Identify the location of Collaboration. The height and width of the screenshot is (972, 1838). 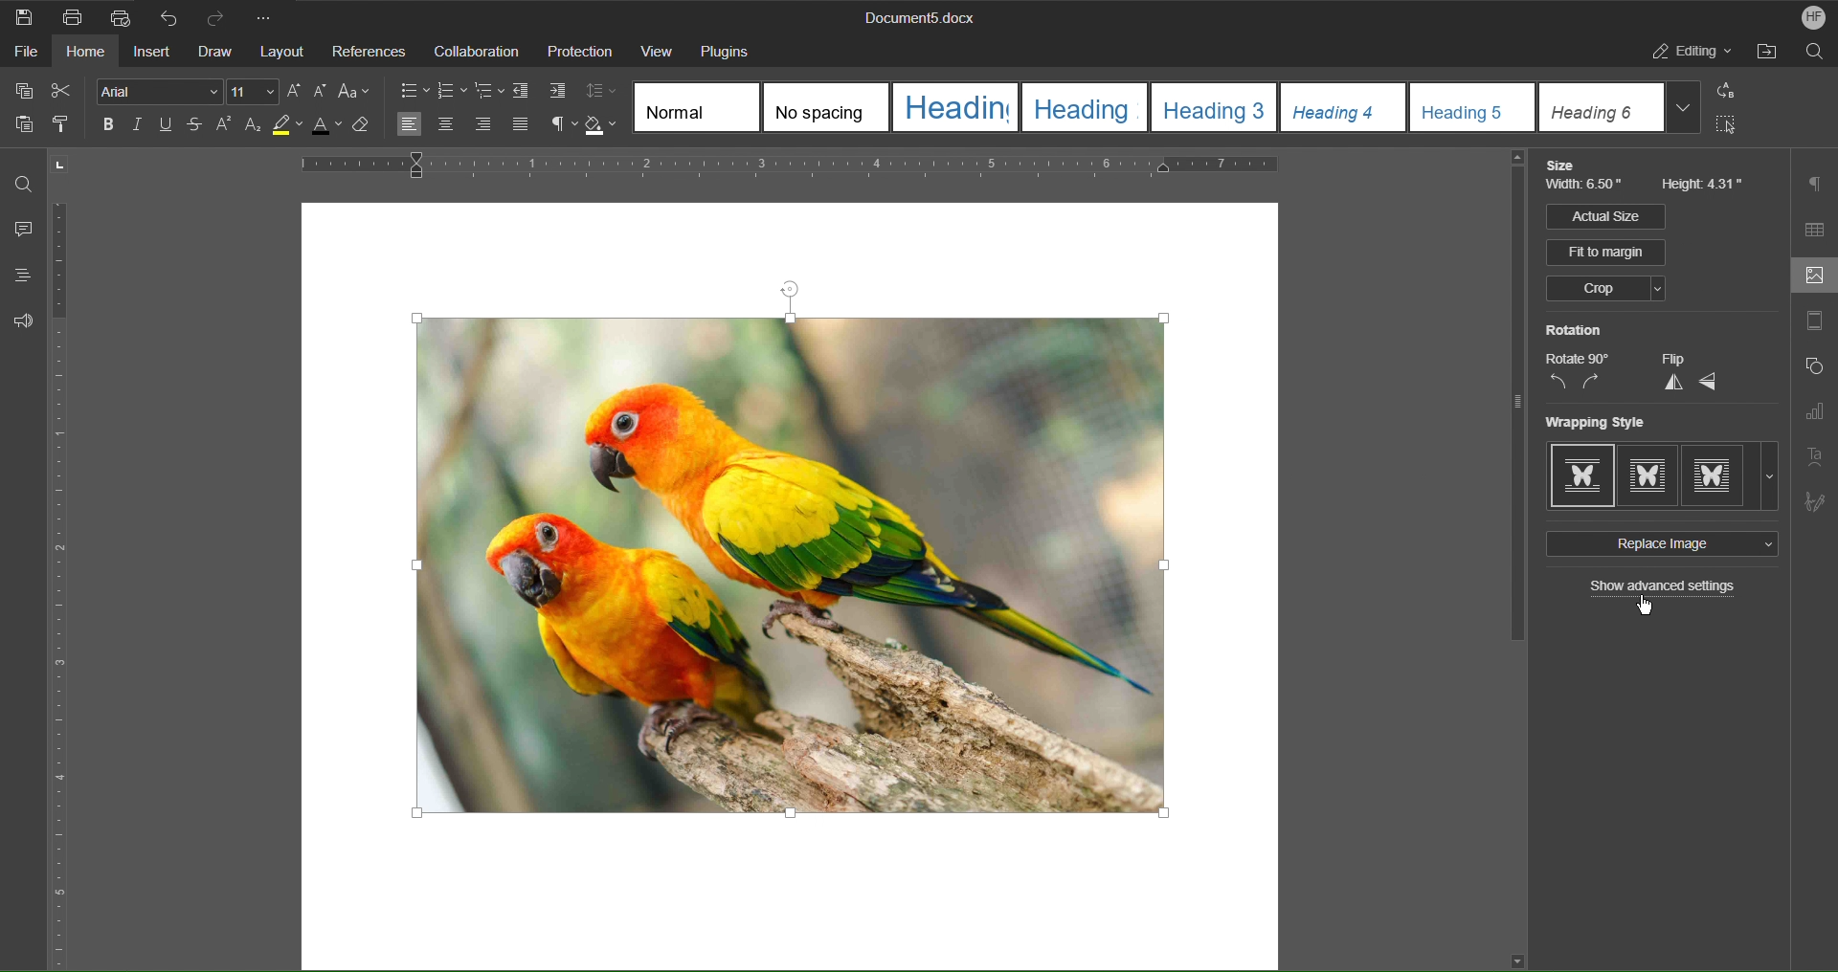
(474, 51).